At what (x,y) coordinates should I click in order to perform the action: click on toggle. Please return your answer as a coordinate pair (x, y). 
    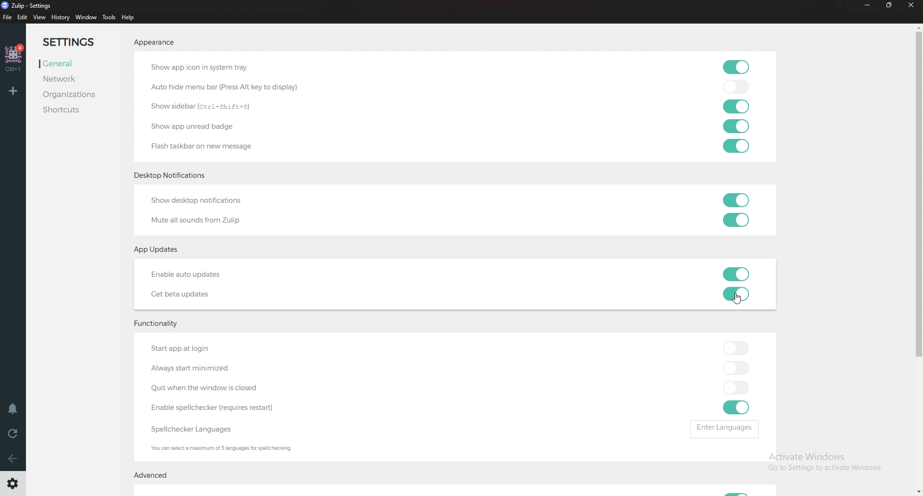
    Looking at the image, I should click on (735, 146).